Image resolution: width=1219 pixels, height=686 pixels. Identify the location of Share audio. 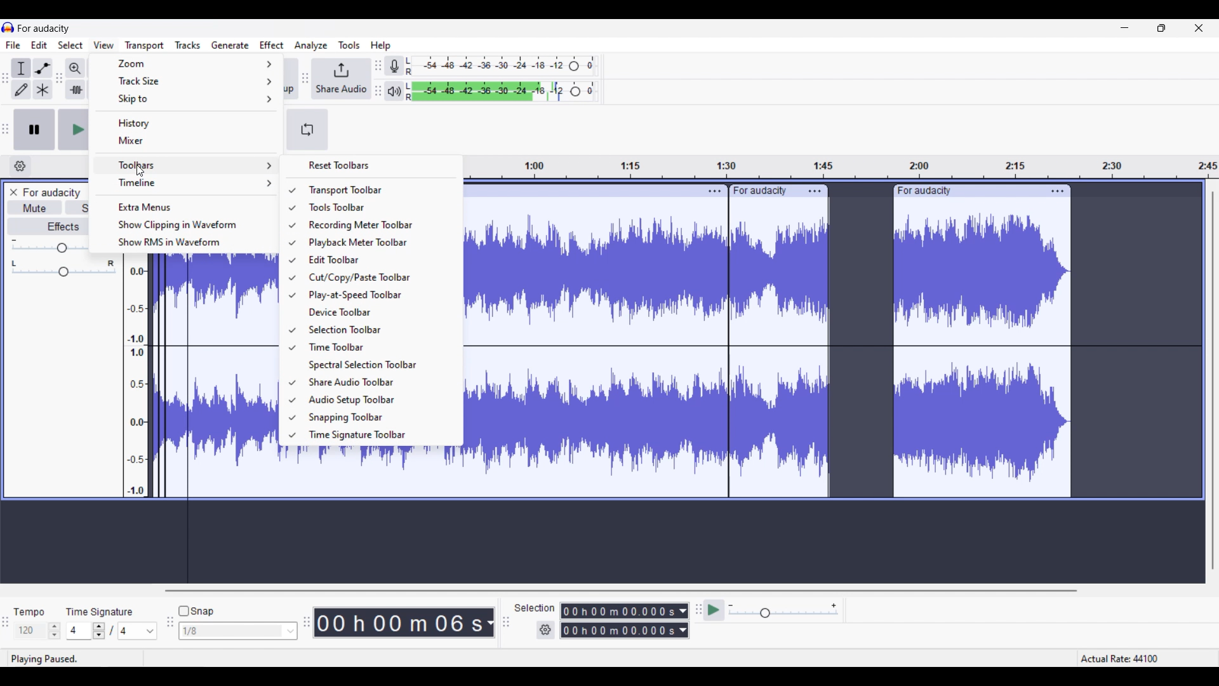
(342, 79).